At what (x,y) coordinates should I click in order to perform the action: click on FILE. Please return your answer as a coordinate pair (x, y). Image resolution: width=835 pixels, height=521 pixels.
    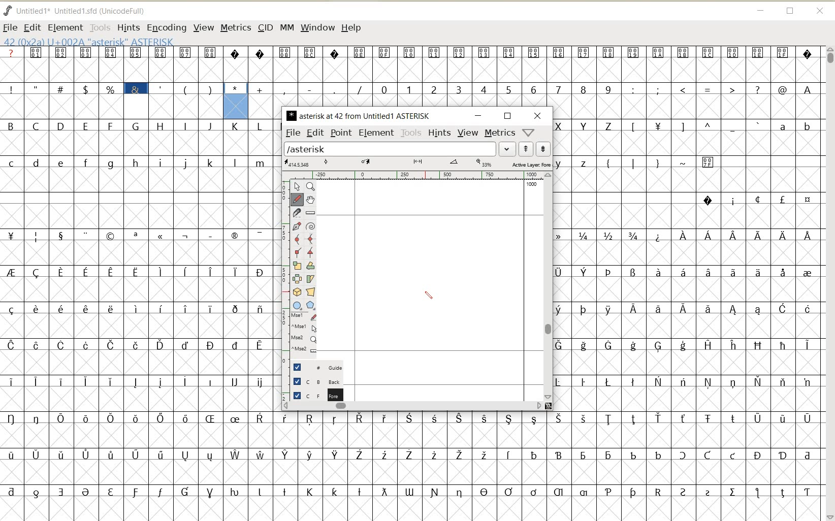
    Looking at the image, I should click on (293, 133).